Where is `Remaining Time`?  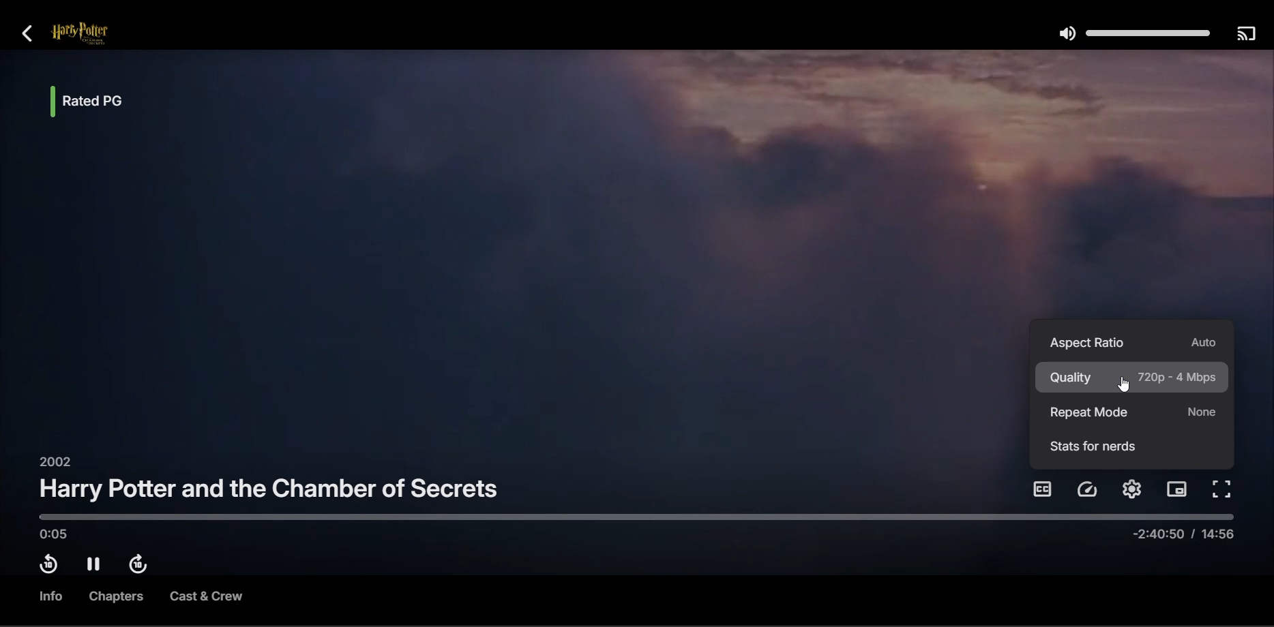
Remaining Time is located at coordinates (1179, 537).